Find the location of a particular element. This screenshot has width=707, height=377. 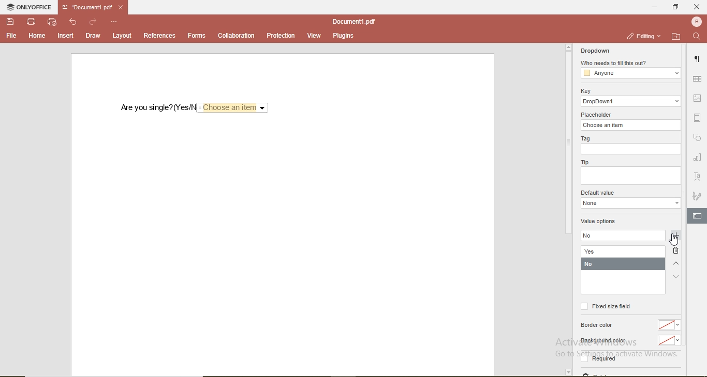

onlyoffice is located at coordinates (32, 7).